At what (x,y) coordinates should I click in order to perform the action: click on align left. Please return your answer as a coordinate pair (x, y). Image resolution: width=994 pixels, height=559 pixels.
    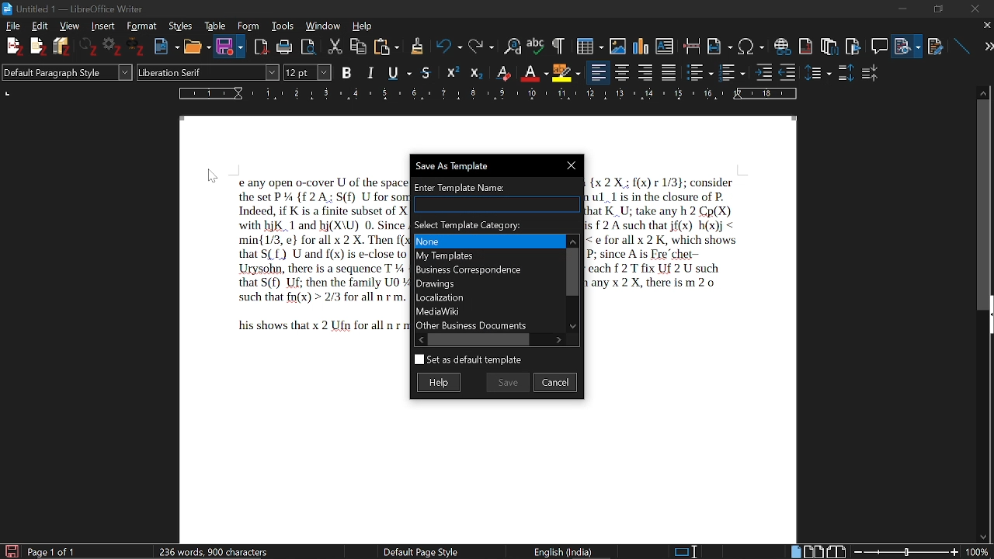
    Looking at the image, I should click on (599, 71).